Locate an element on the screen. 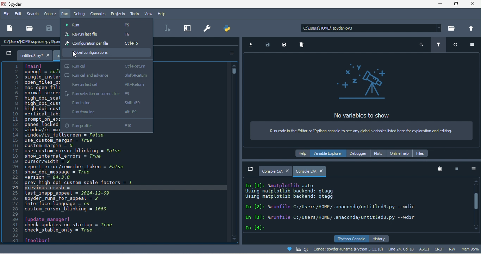 The width and height of the screenshot is (481, 254). edit is located at coordinates (18, 14).